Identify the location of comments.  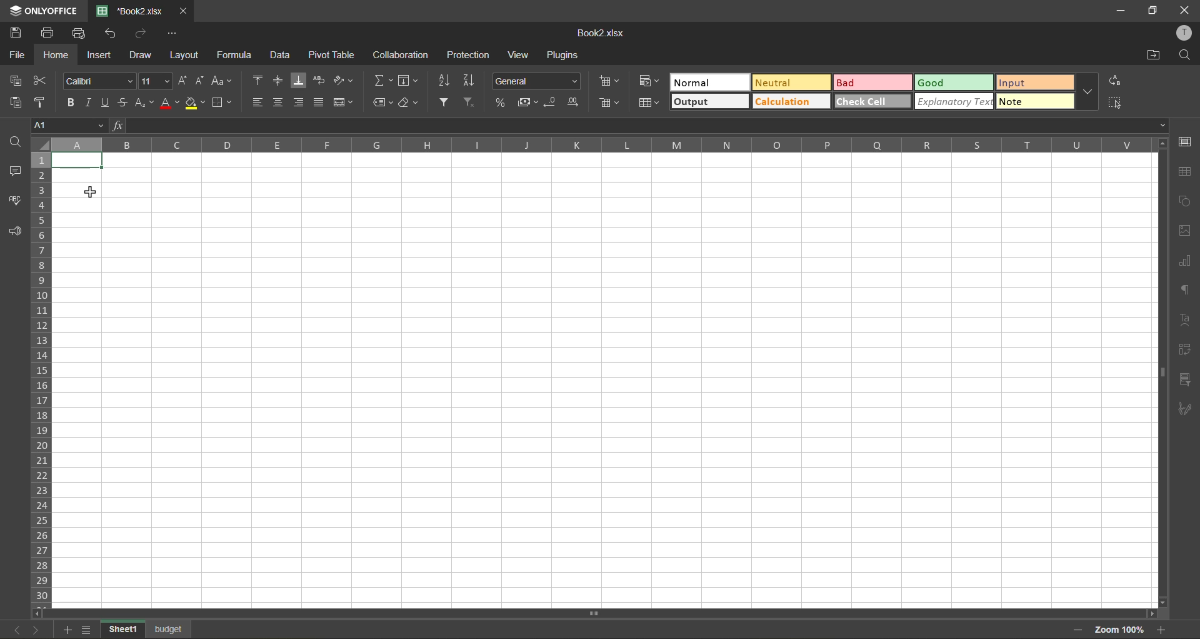
(14, 173).